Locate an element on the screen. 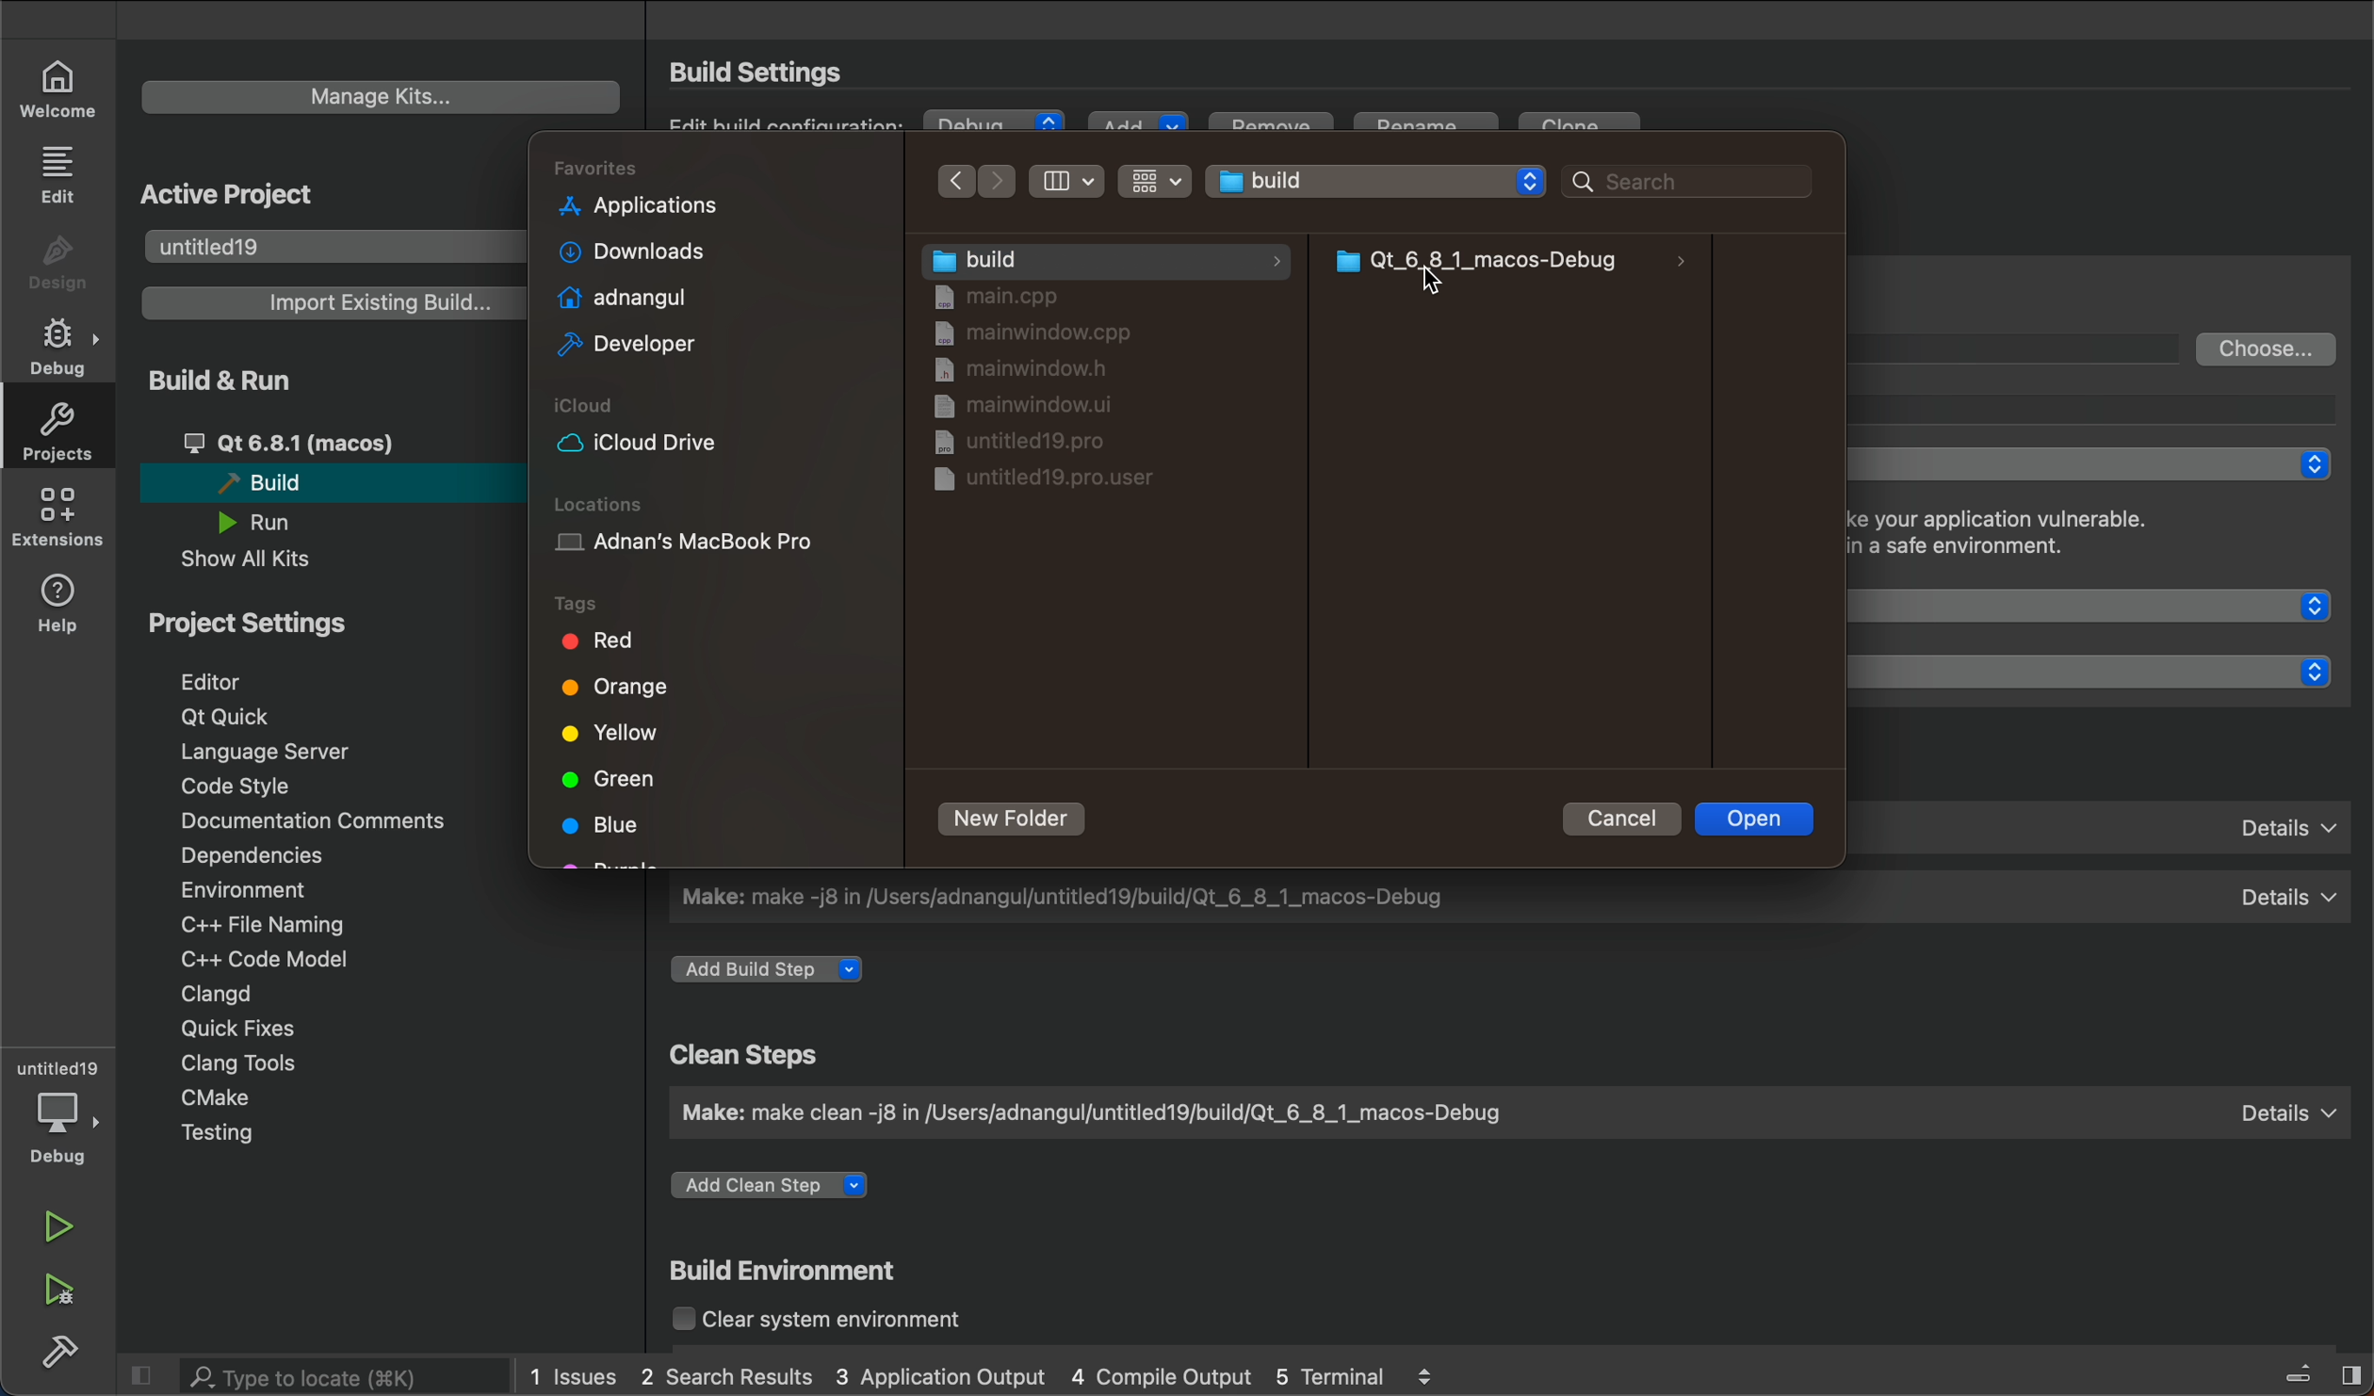  location is located at coordinates (711, 529).